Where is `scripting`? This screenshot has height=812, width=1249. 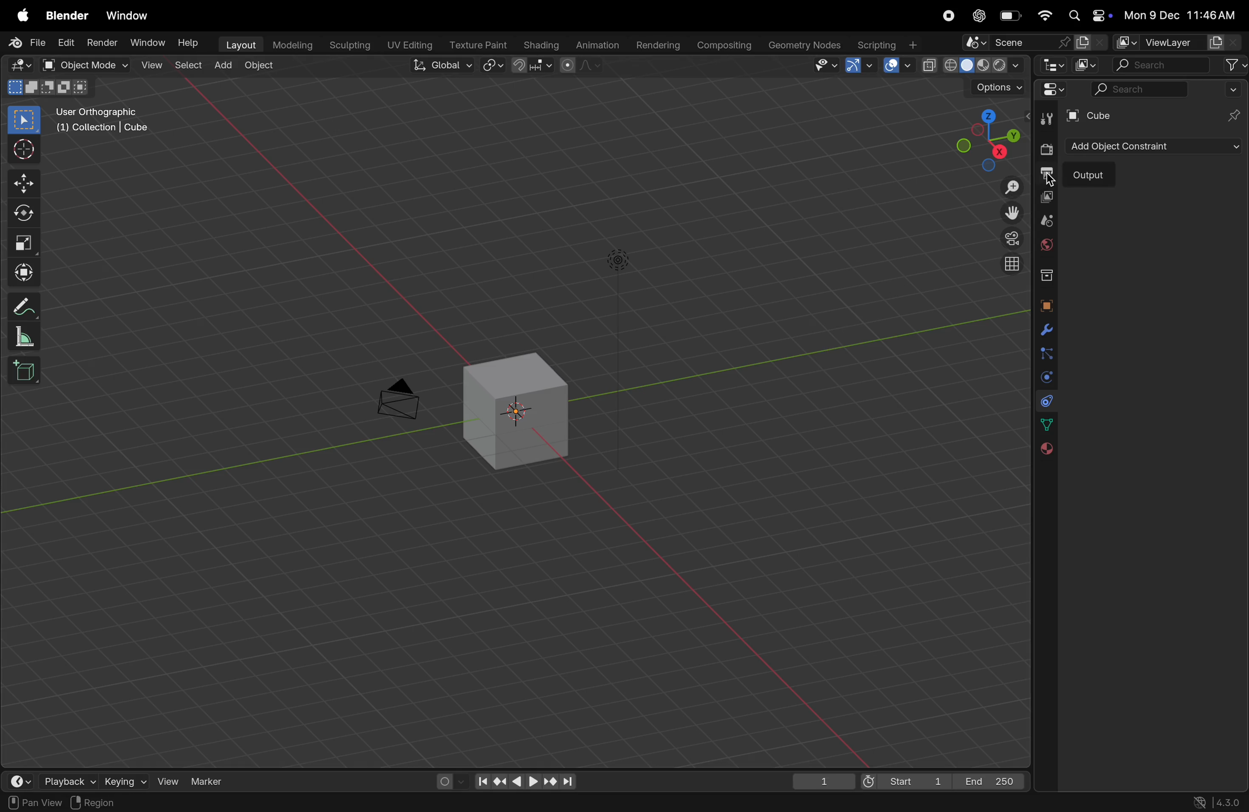
scripting is located at coordinates (891, 44).